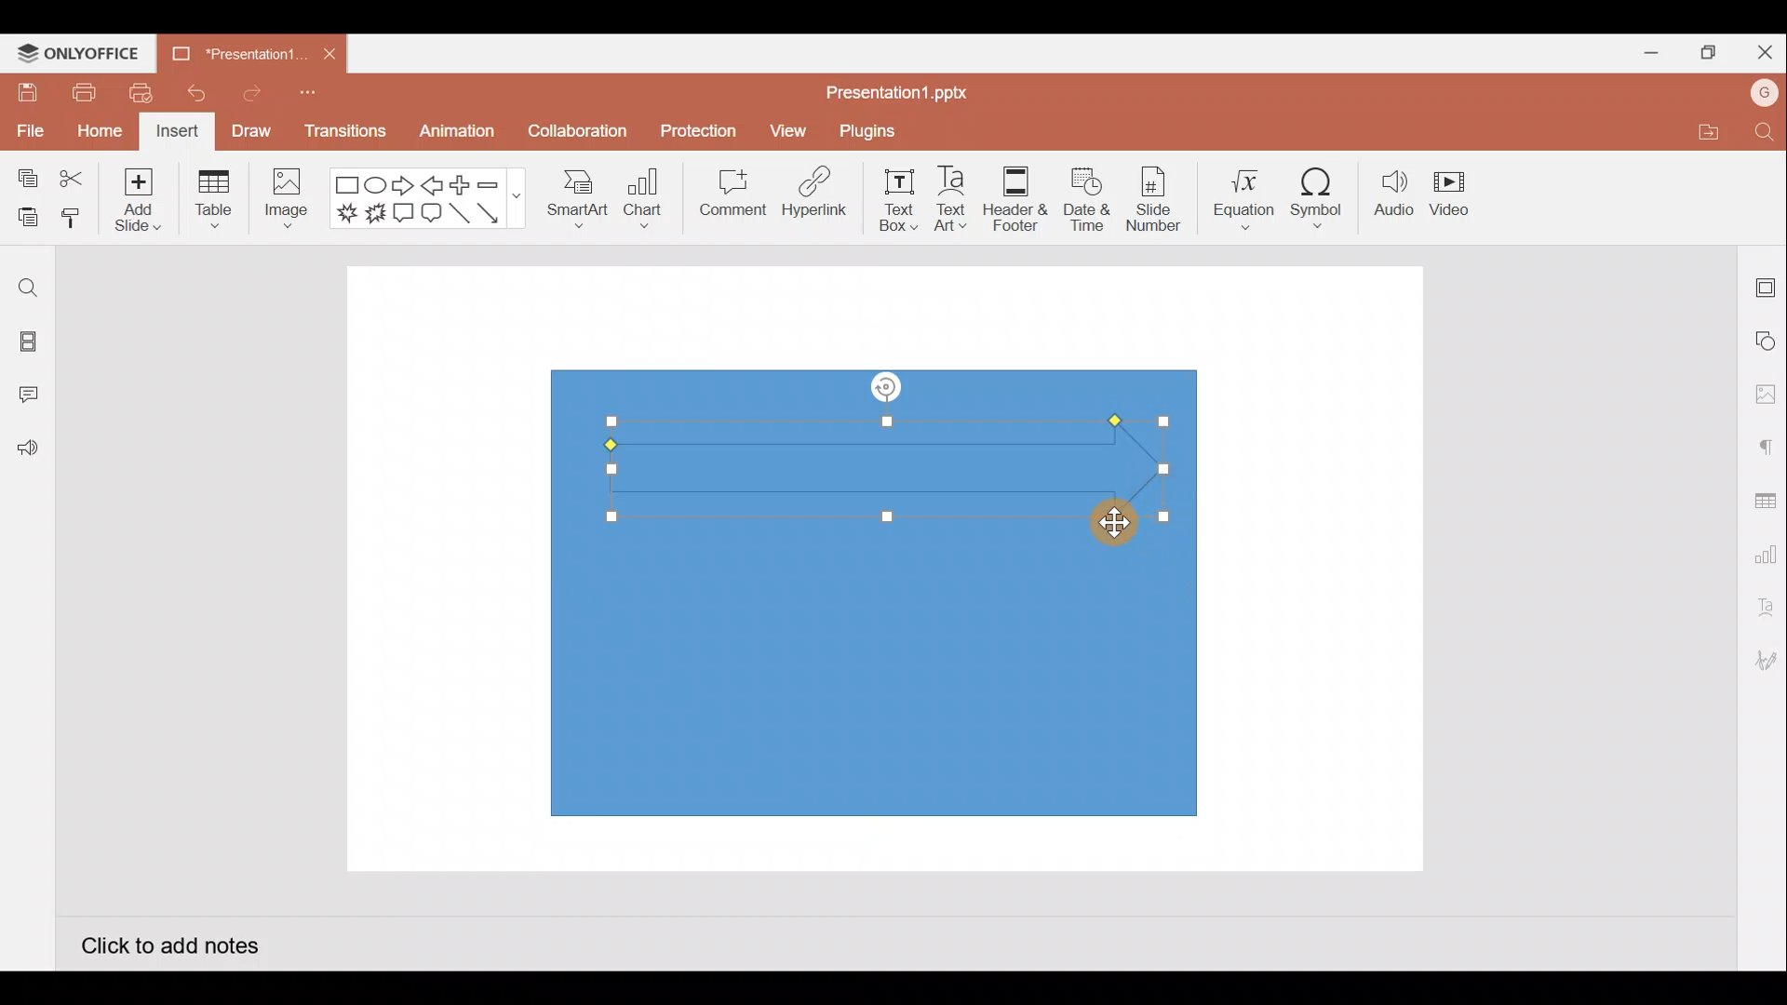 The image size is (1787, 1005). What do you see at coordinates (1452, 190) in the screenshot?
I see `Video` at bounding box center [1452, 190].